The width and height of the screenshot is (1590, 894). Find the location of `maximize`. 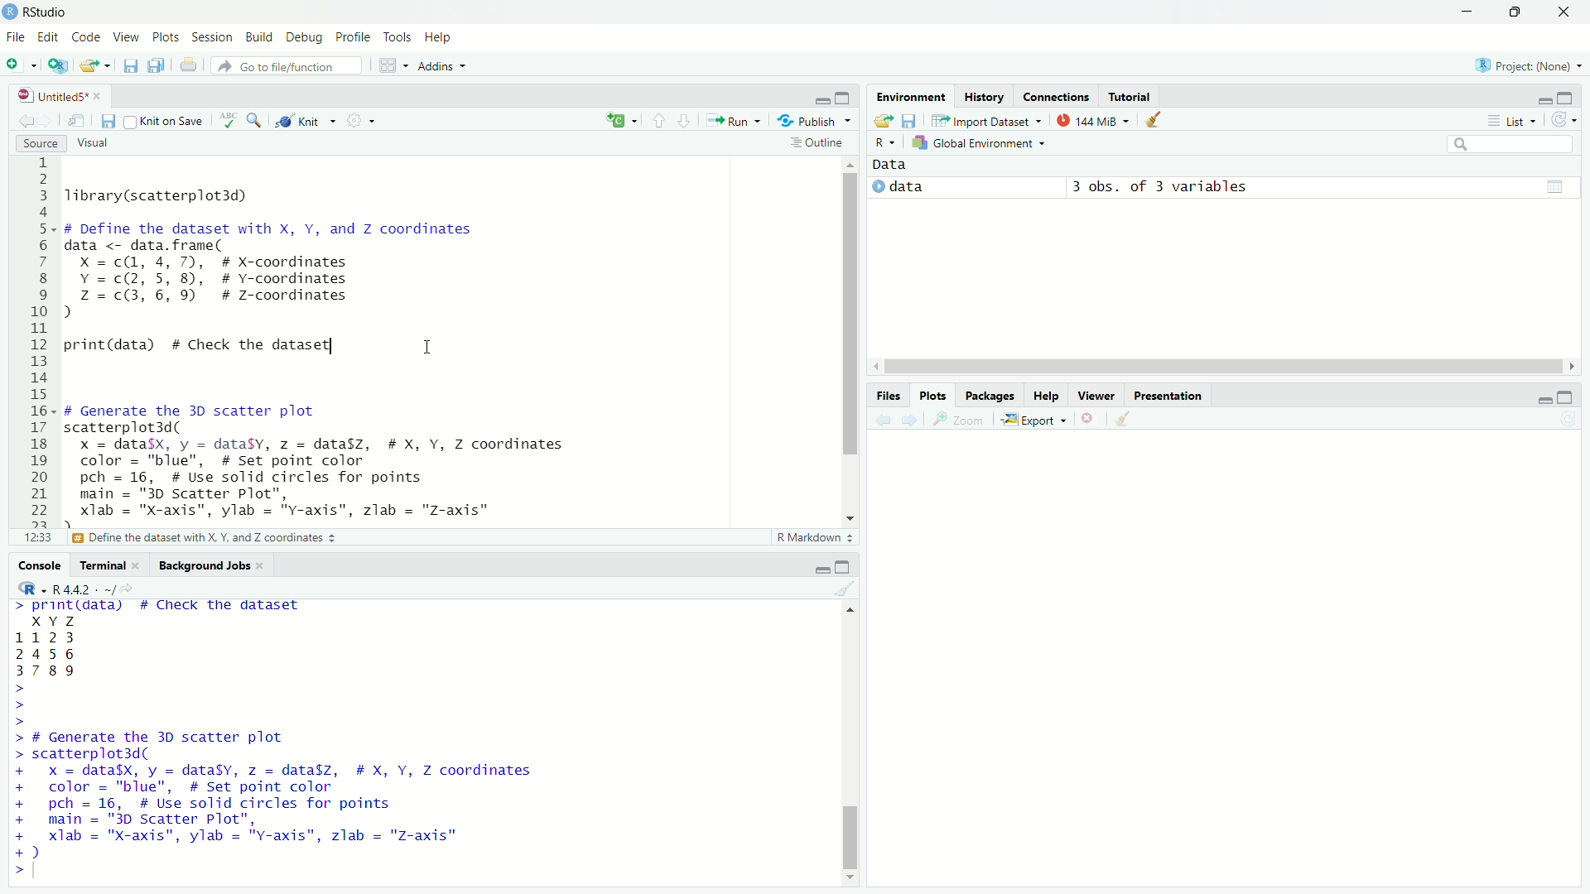

maximize is located at coordinates (844, 565).